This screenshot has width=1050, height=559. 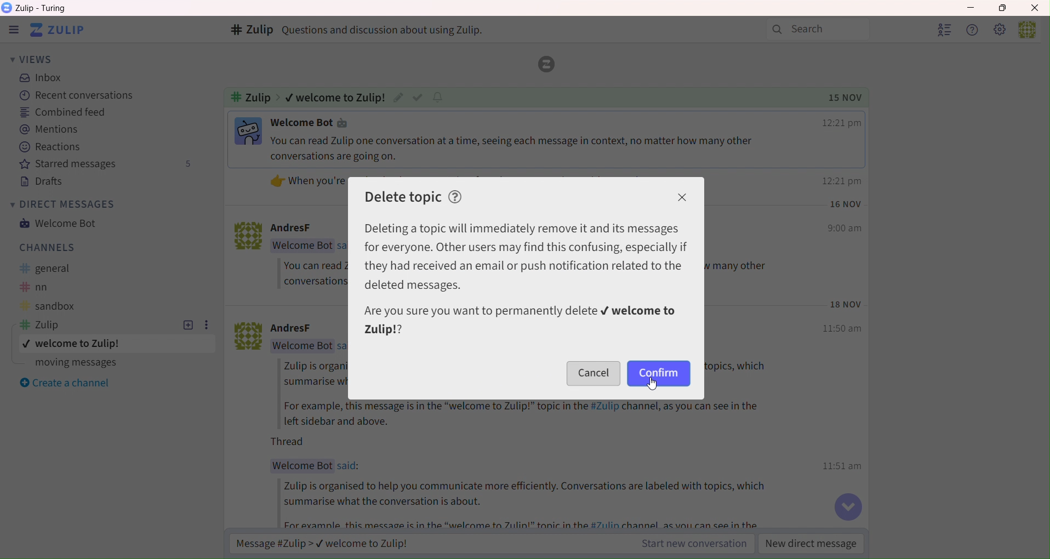 What do you see at coordinates (350, 466) in the screenshot?
I see `Text` at bounding box center [350, 466].